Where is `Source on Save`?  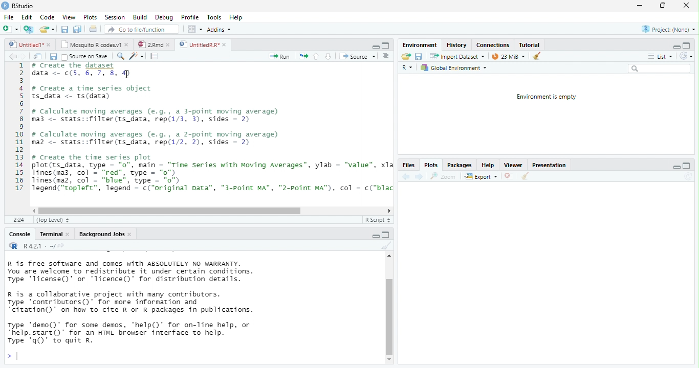
Source on Save is located at coordinates (84, 57).